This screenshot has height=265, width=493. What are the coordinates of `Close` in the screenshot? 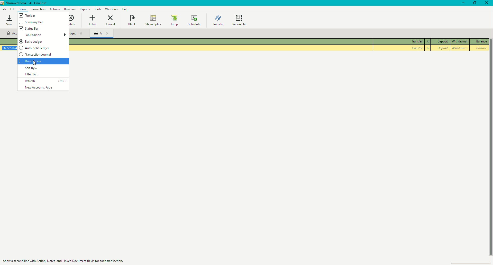 It's located at (487, 4).